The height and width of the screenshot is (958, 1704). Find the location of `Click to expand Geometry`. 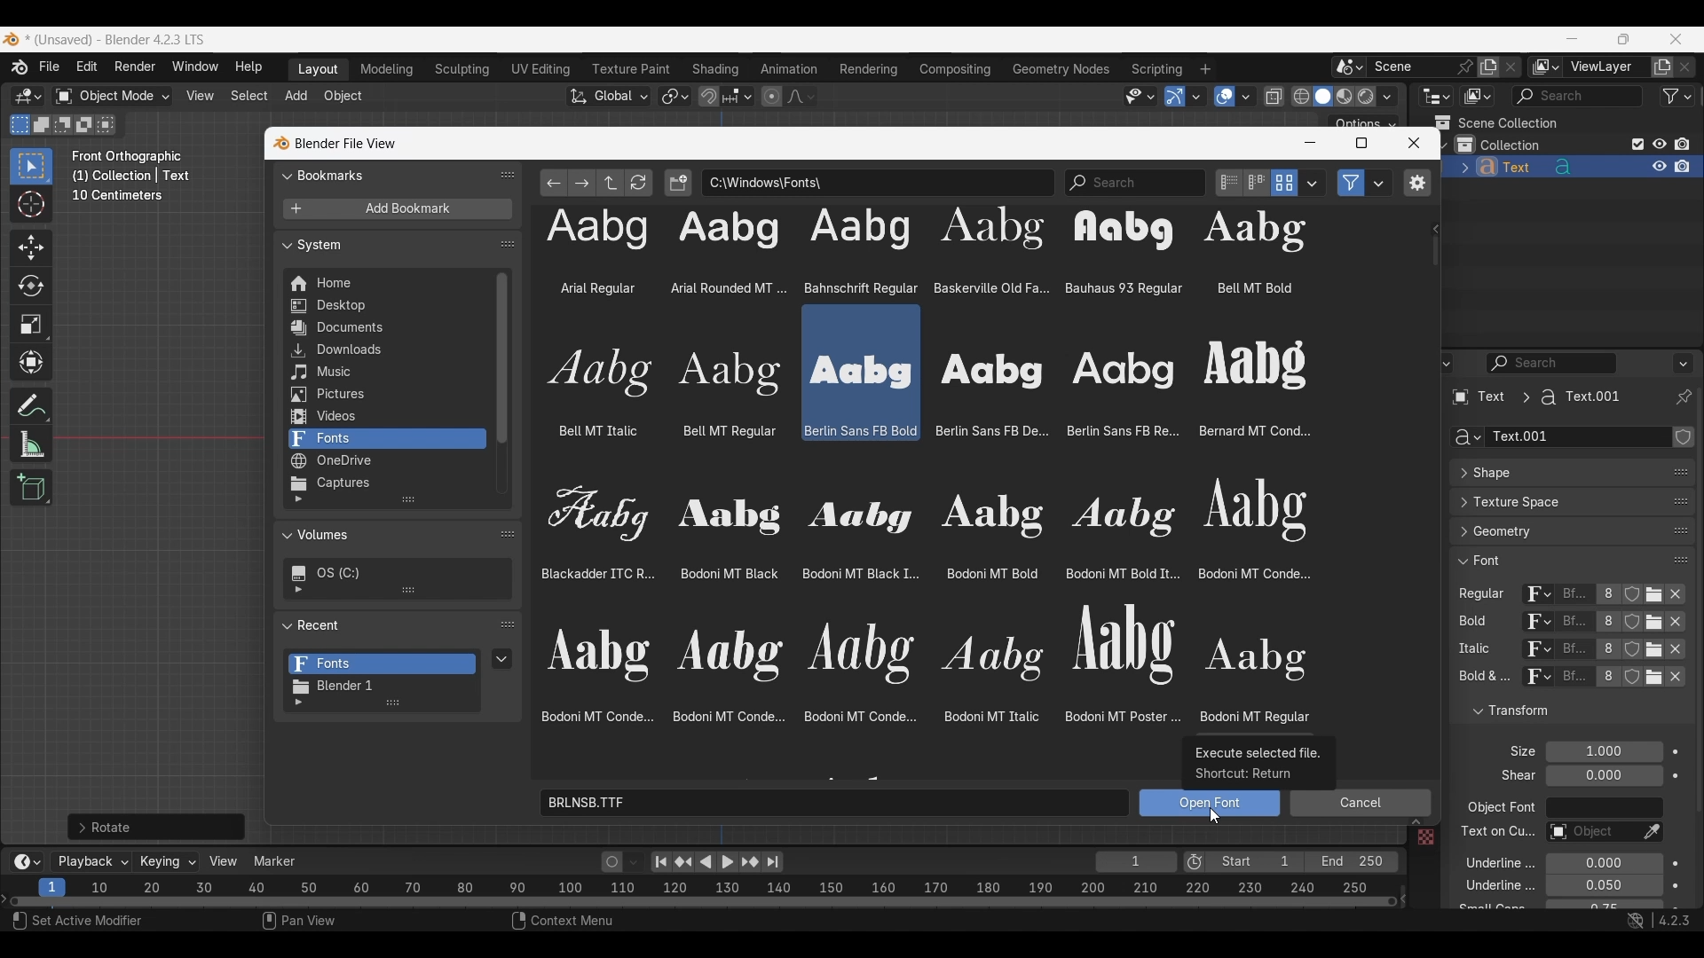

Click to expand Geometry is located at coordinates (1554, 531).